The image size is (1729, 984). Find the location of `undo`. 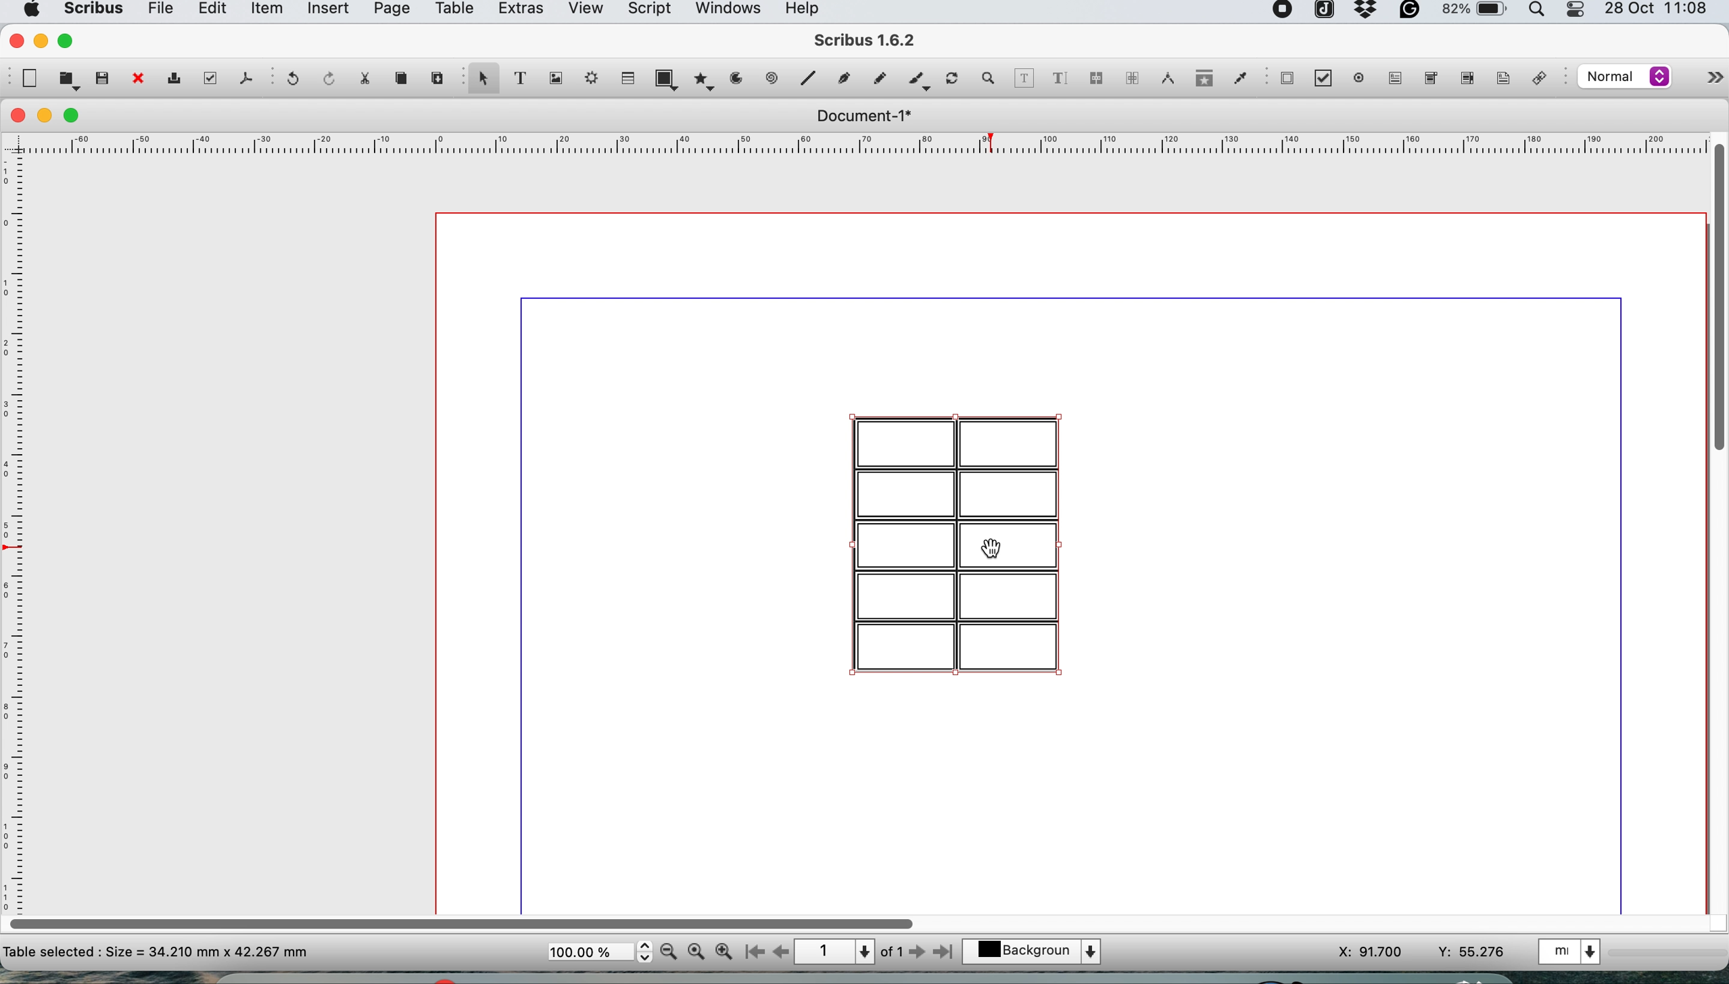

undo is located at coordinates (290, 80).